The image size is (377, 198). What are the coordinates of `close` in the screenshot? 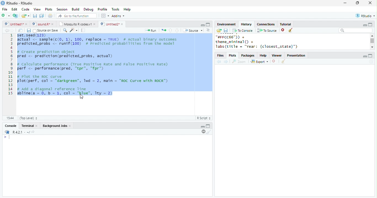 It's located at (37, 126).